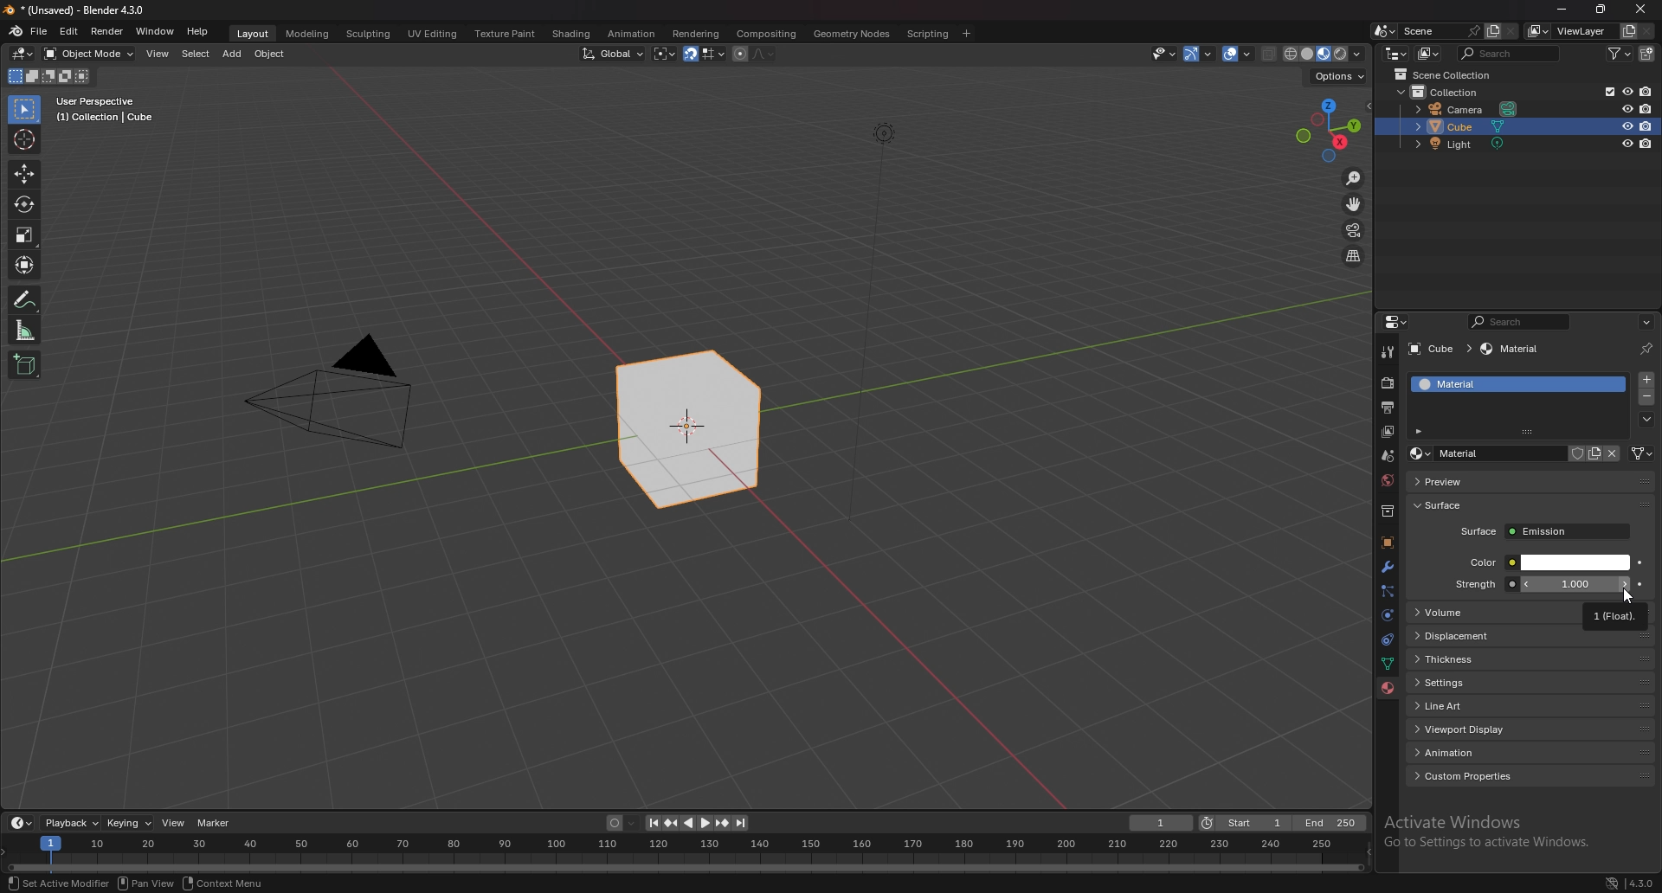 This screenshot has height=893, width=1662. What do you see at coordinates (738, 54) in the screenshot?
I see `proportional editing objects` at bounding box center [738, 54].